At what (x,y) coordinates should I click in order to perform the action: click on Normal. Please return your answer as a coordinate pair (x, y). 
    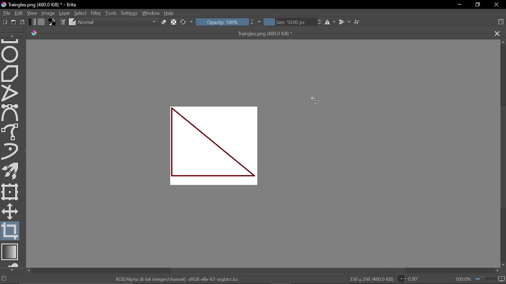
    Looking at the image, I should click on (118, 22).